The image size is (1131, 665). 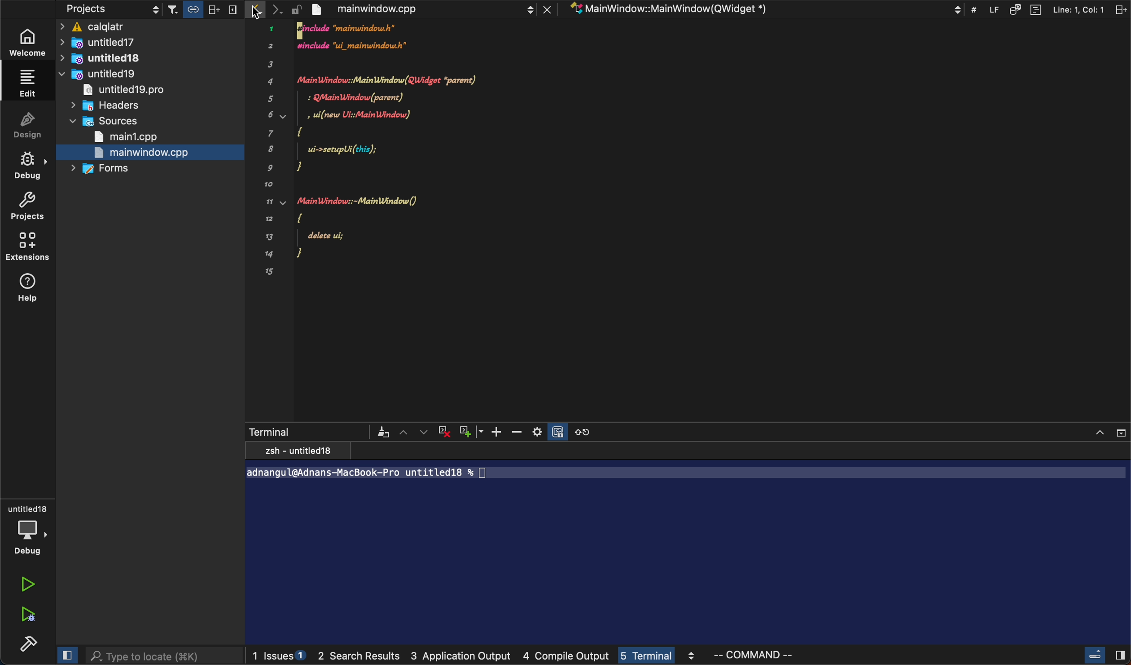 I want to click on untitled 19, so click(x=103, y=75).